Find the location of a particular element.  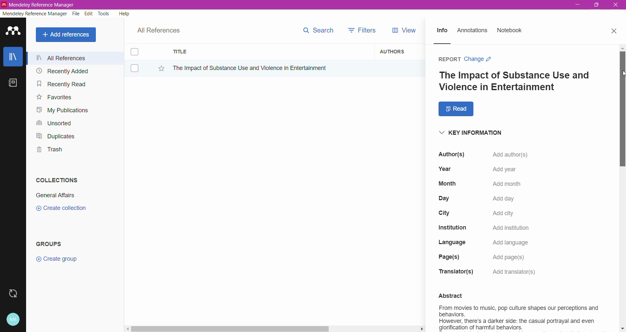

Add References is located at coordinates (67, 35).